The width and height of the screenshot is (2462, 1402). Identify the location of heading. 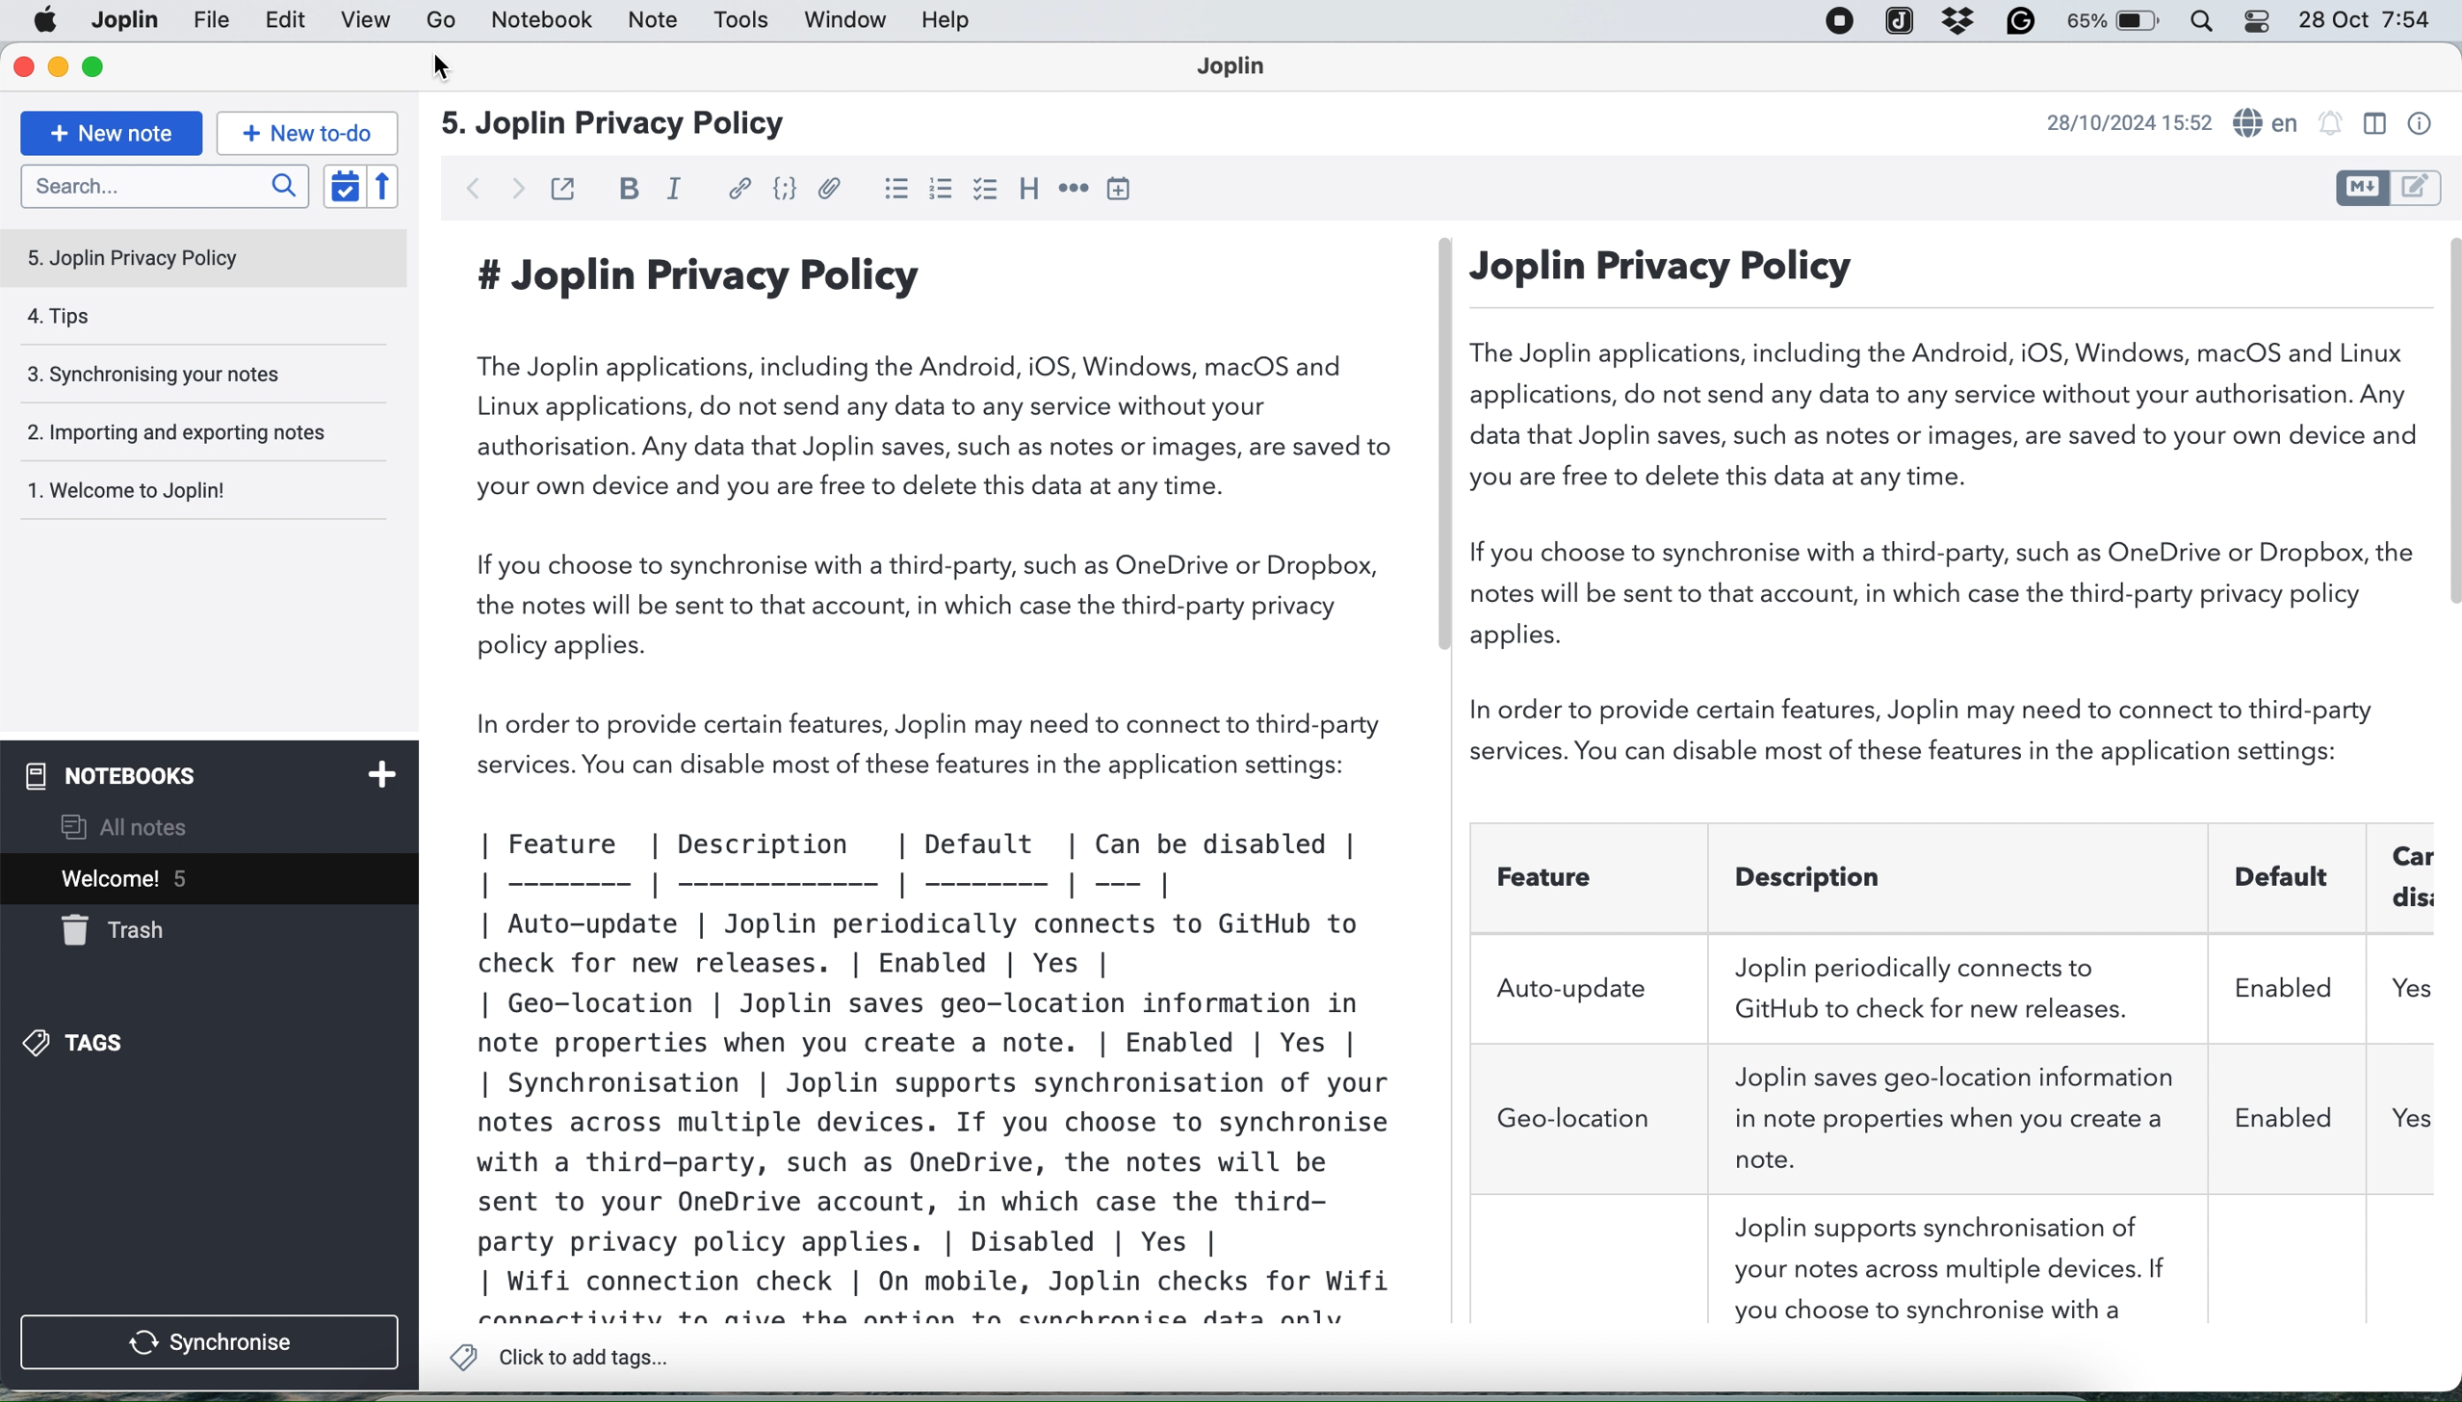
(1029, 189).